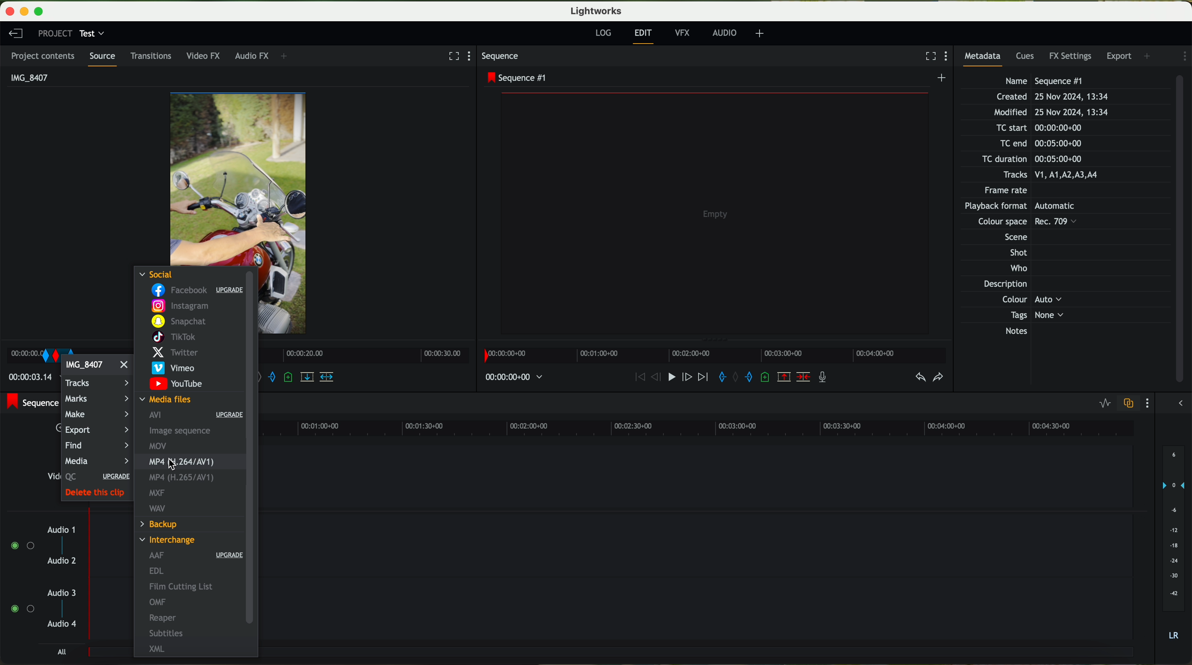  What do you see at coordinates (760, 35) in the screenshot?
I see `+` at bounding box center [760, 35].